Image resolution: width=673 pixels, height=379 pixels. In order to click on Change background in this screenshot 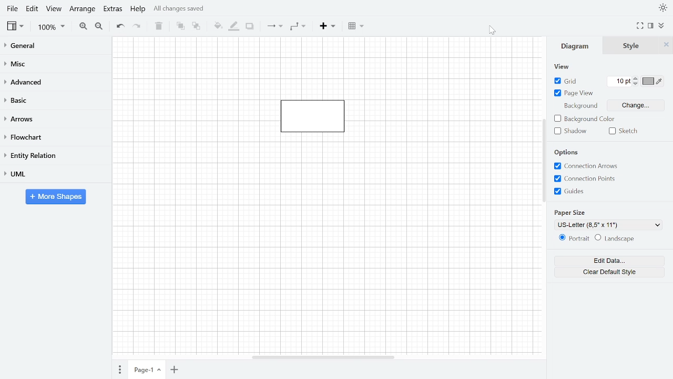, I will do `click(635, 105)`.